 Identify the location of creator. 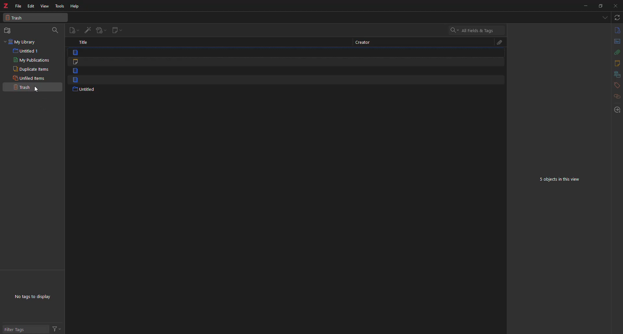
(367, 42).